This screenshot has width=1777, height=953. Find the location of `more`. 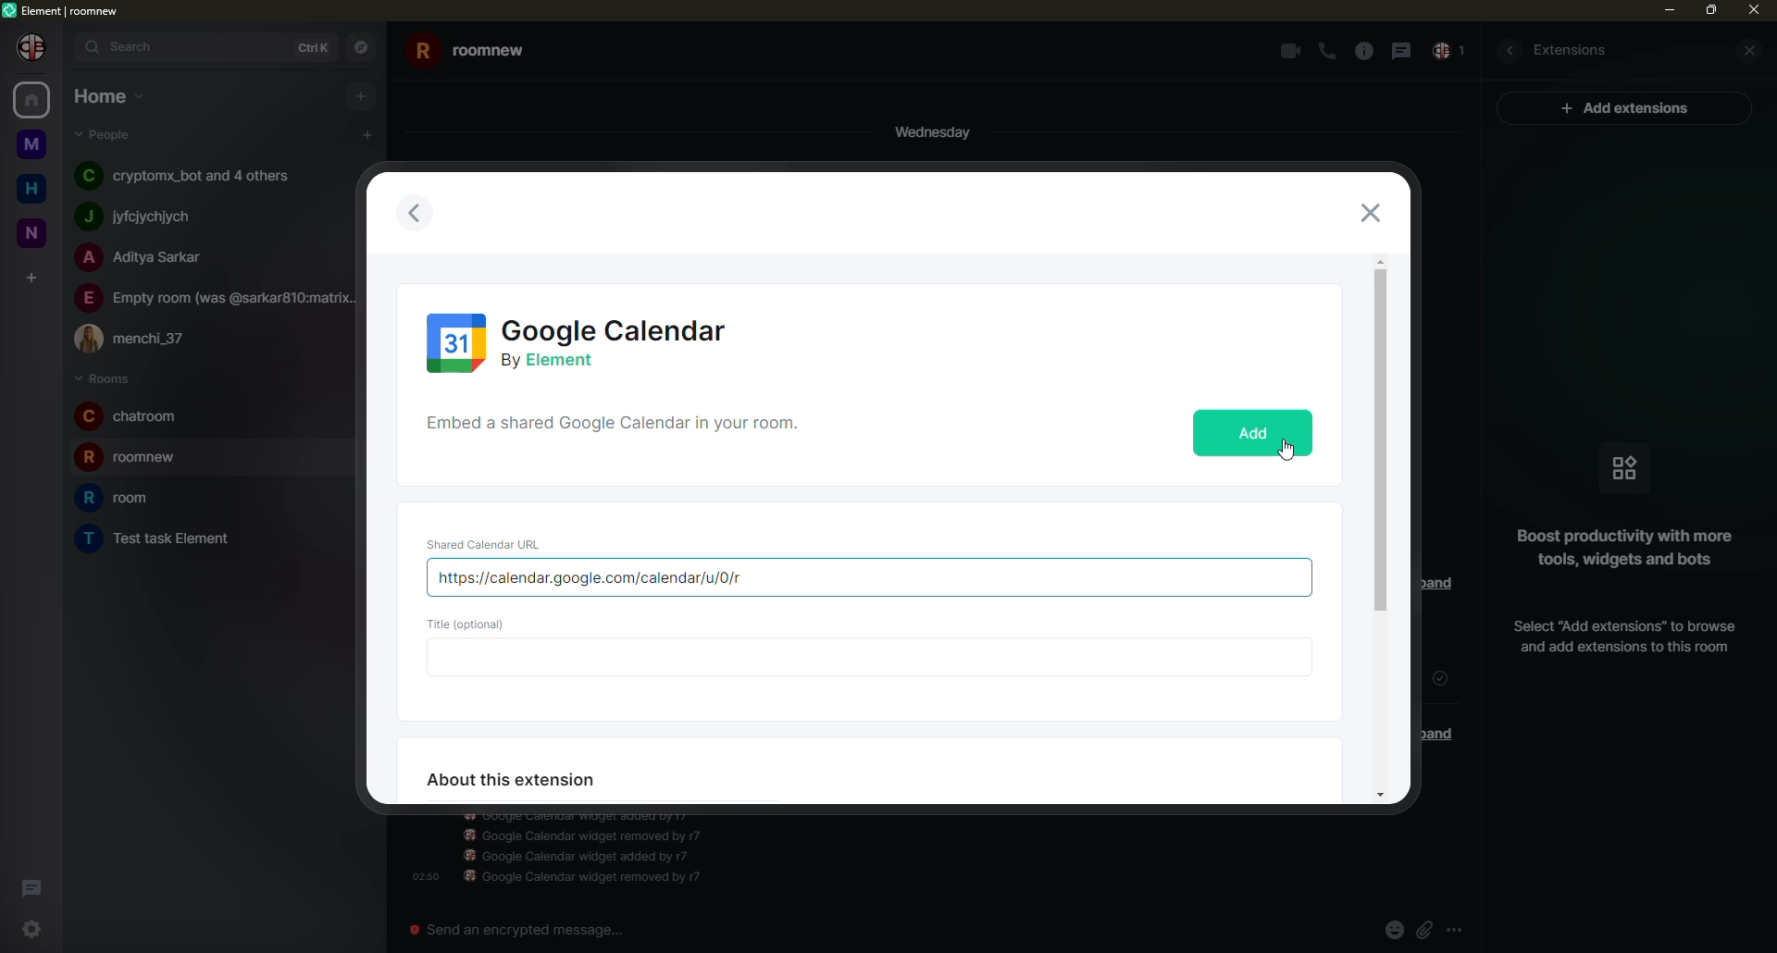

more is located at coordinates (1453, 929).